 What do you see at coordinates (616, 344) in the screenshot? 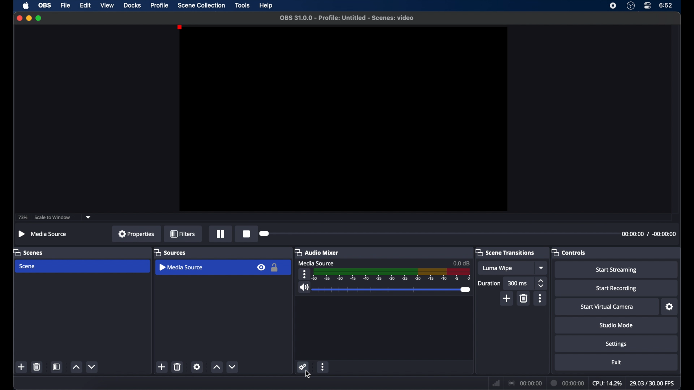
I see `settings` at bounding box center [616, 344].